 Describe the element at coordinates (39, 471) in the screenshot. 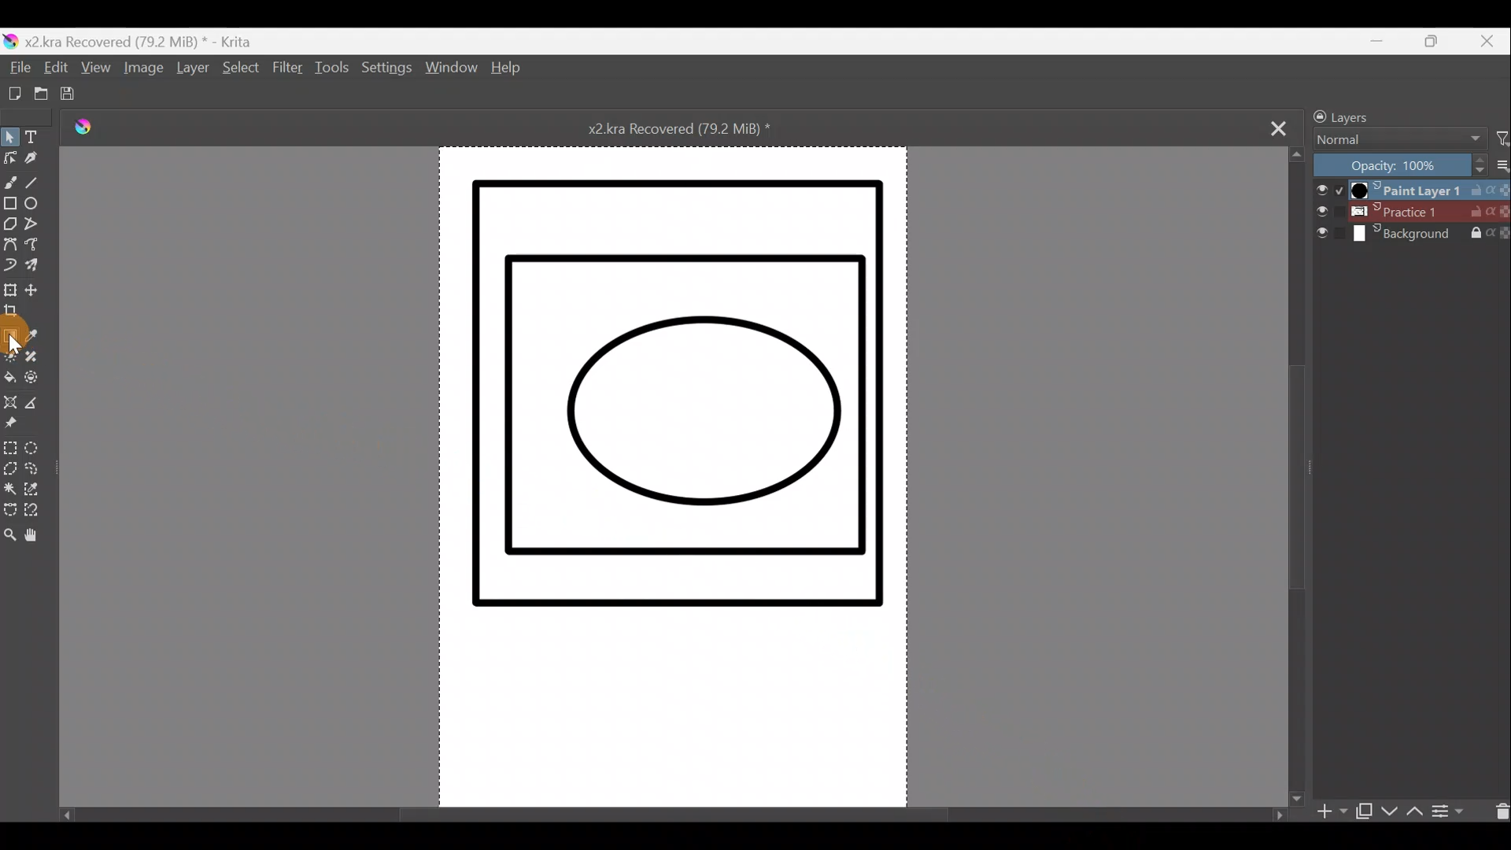

I see `Freehand selection tool` at that location.